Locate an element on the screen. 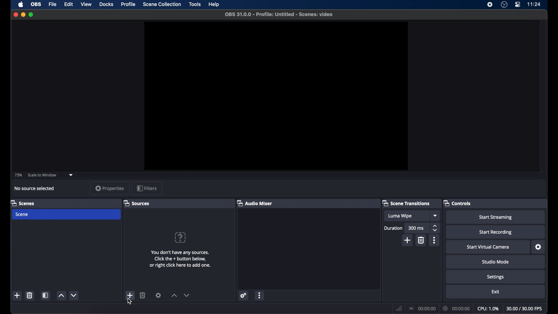 Image resolution: width=558 pixels, height=314 pixels. start streaming is located at coordinates (496, 217).